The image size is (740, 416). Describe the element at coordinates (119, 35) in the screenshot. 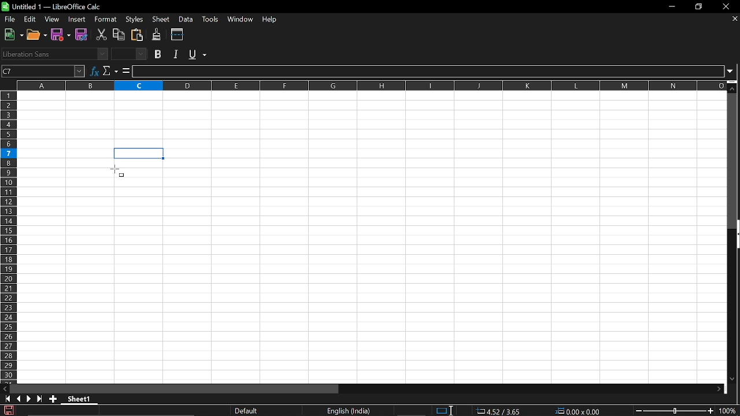

I see `Copy` at that location.